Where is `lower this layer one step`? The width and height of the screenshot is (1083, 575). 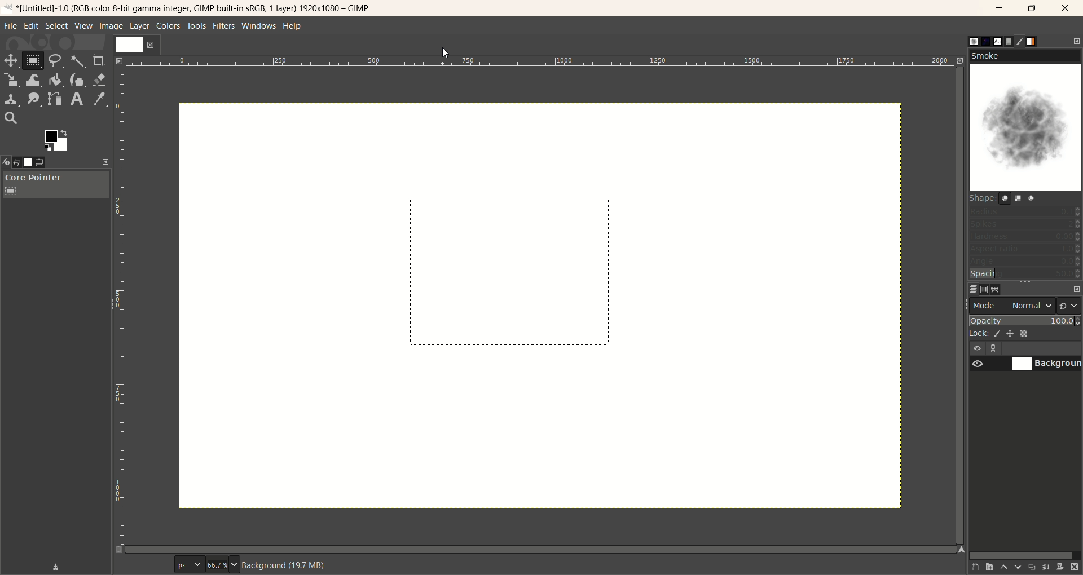 lower this layer one step is located at coordinates (1018, 567).